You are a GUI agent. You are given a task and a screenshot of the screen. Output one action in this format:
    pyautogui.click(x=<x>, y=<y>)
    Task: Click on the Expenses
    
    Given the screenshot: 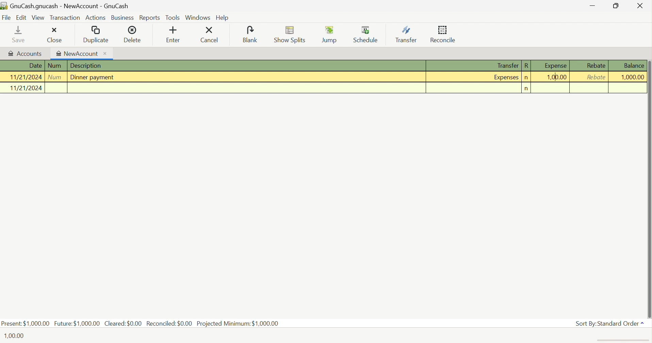 What is the action you would take?
    pyautogui.click(x=506, y=77)
    